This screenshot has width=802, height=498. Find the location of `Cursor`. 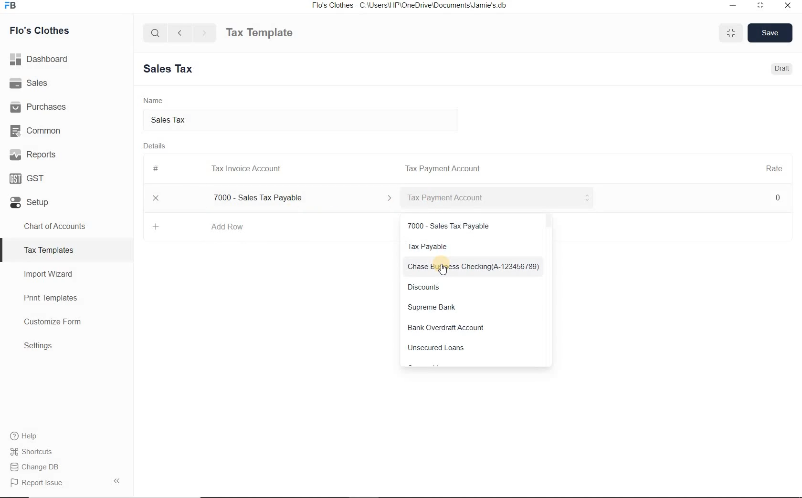

Cursor is located at coordinates (443, 270).